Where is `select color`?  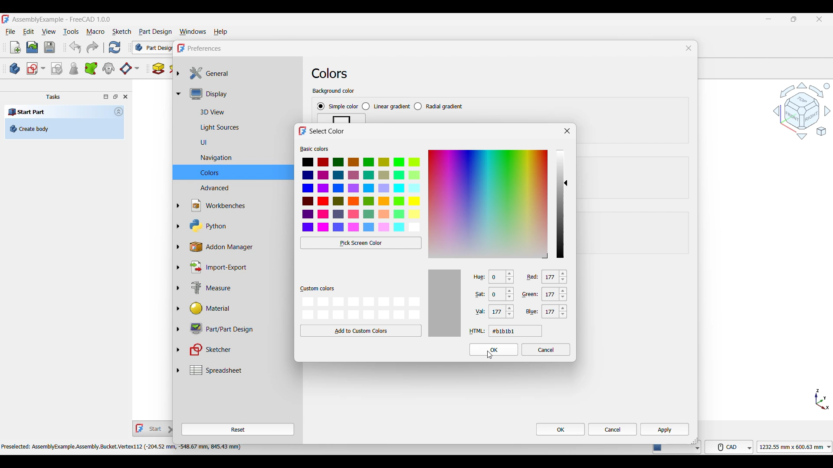
select color is located at coordinates (328, 131).